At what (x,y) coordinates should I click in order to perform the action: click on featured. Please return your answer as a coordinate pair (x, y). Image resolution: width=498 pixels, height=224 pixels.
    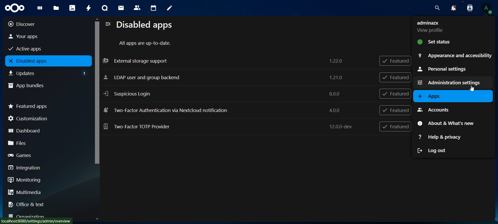
    Looking at the image, I should click on (395, 127).